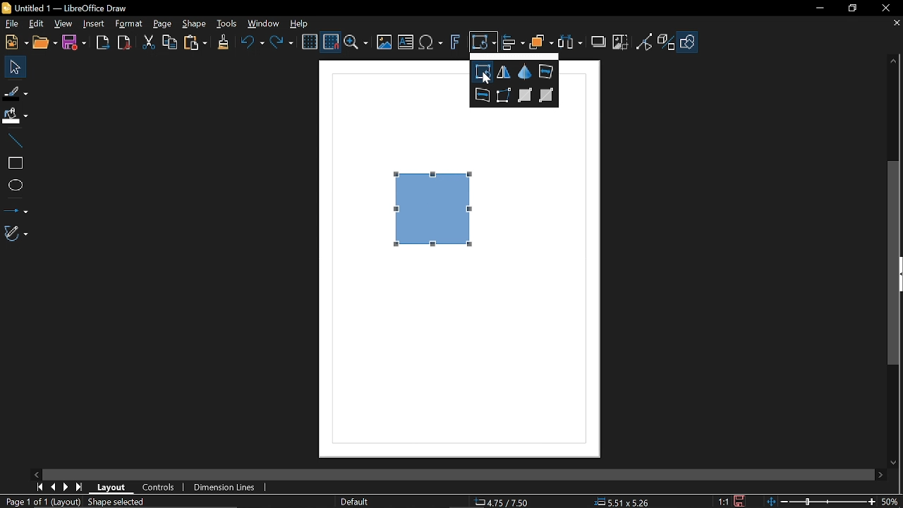 The image size is (903, 508). What do you see at coordinates (645, 42) in the screenshot?
I see `Toggle ` at bounding box center [645, 42].